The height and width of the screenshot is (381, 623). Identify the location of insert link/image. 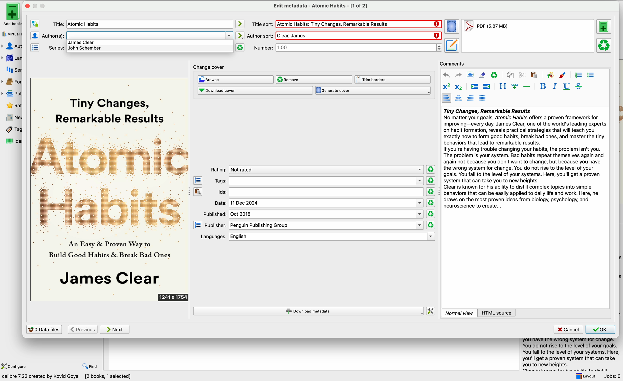
(515, 87).